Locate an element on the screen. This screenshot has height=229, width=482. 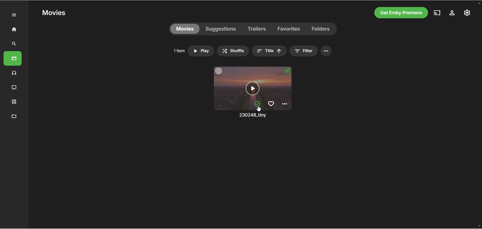
movies is located at coordinates (13, 59).